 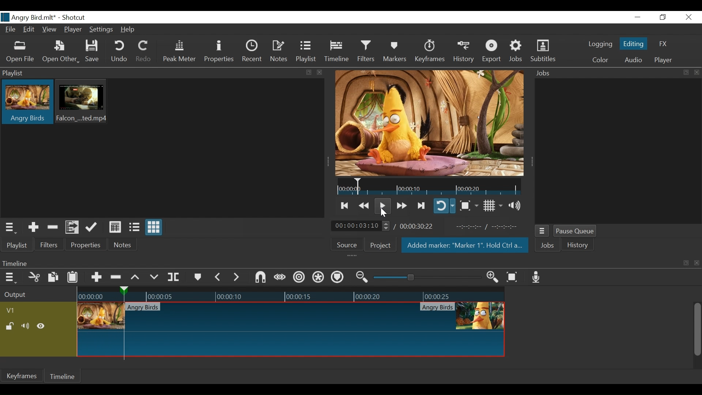 What do you see at coordinates (536, 278) in the screenshot?
I see `Record audio` at bounding box center [536, 278].